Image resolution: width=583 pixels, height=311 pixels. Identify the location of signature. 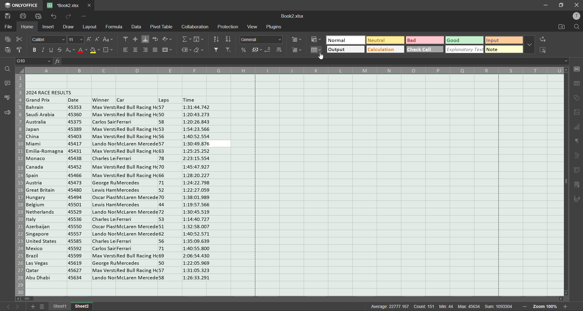
(577, 198).